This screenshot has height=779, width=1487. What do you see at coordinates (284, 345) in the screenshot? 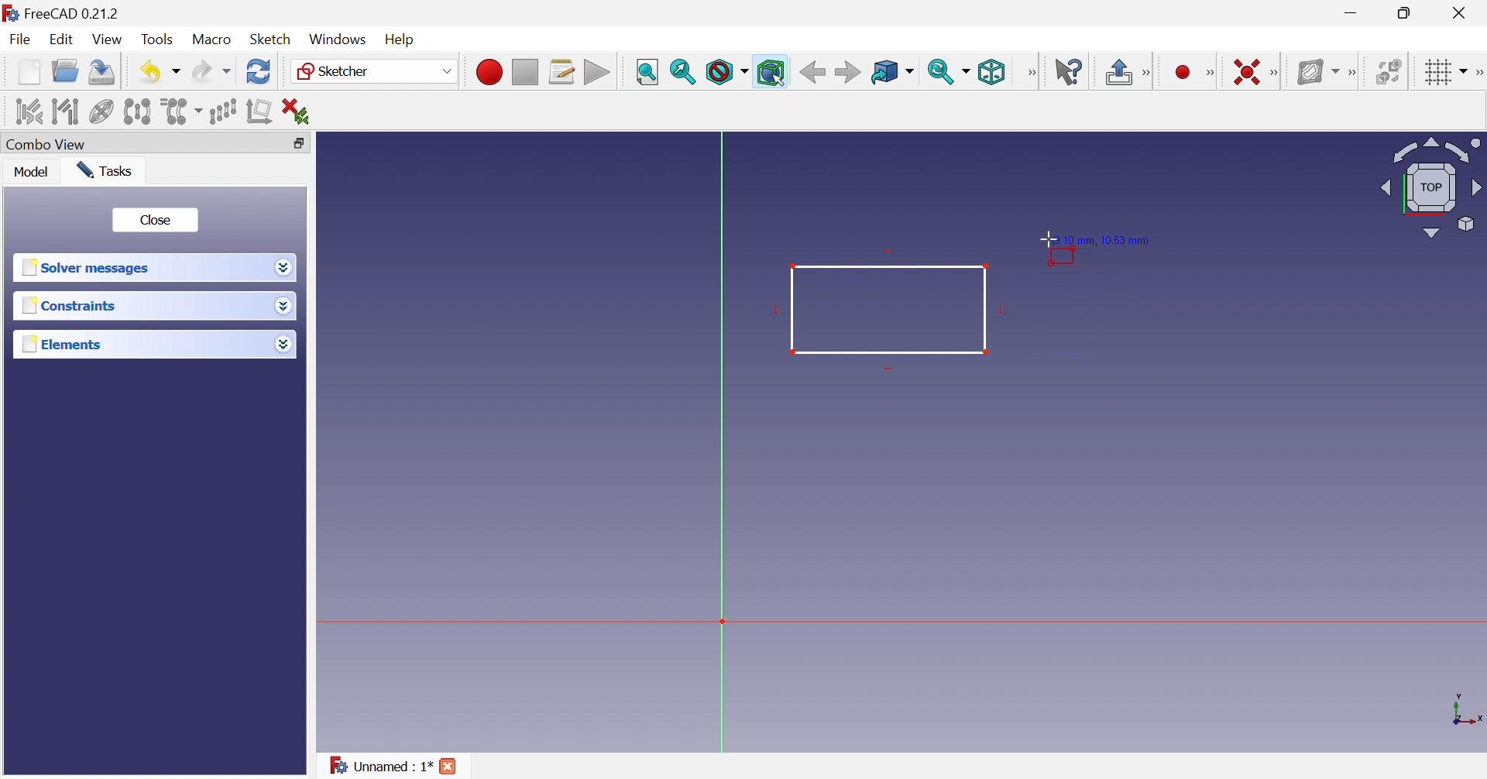
I see `Drop down` at bounding box center [284, 345].